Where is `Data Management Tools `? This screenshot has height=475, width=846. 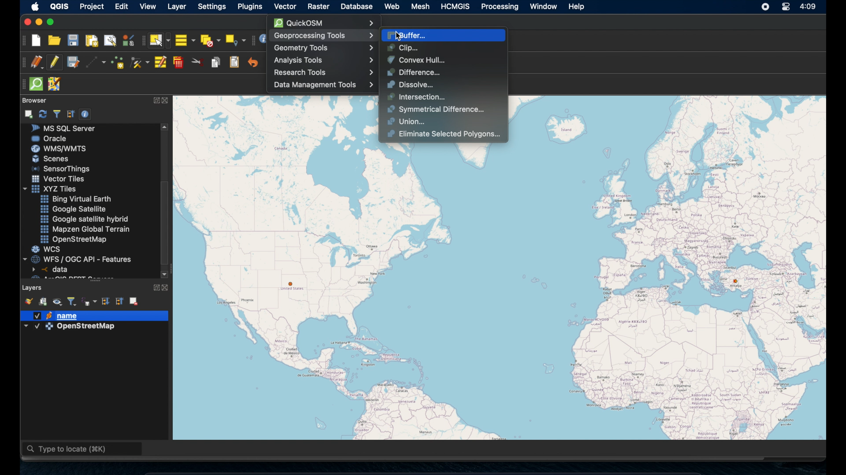
Data Management Tools  is located at coordinates (322, 85).